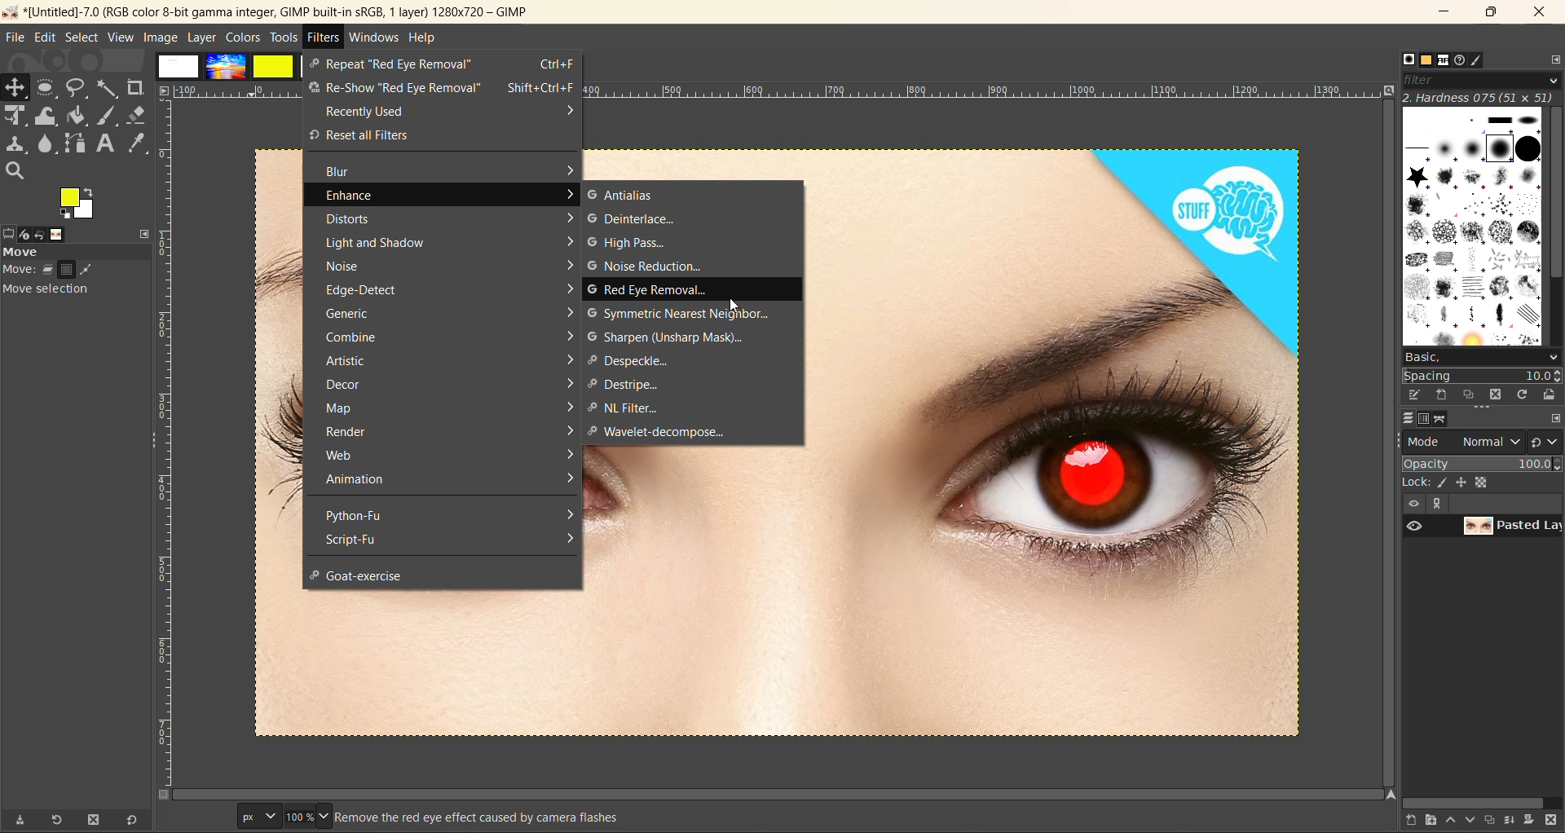 Image resolution: width=1565 pixels, height=833 pixels. Describe the element at coordinates (1477, 801) in the screenshot. I see `horizontal scroll bar` at that location.